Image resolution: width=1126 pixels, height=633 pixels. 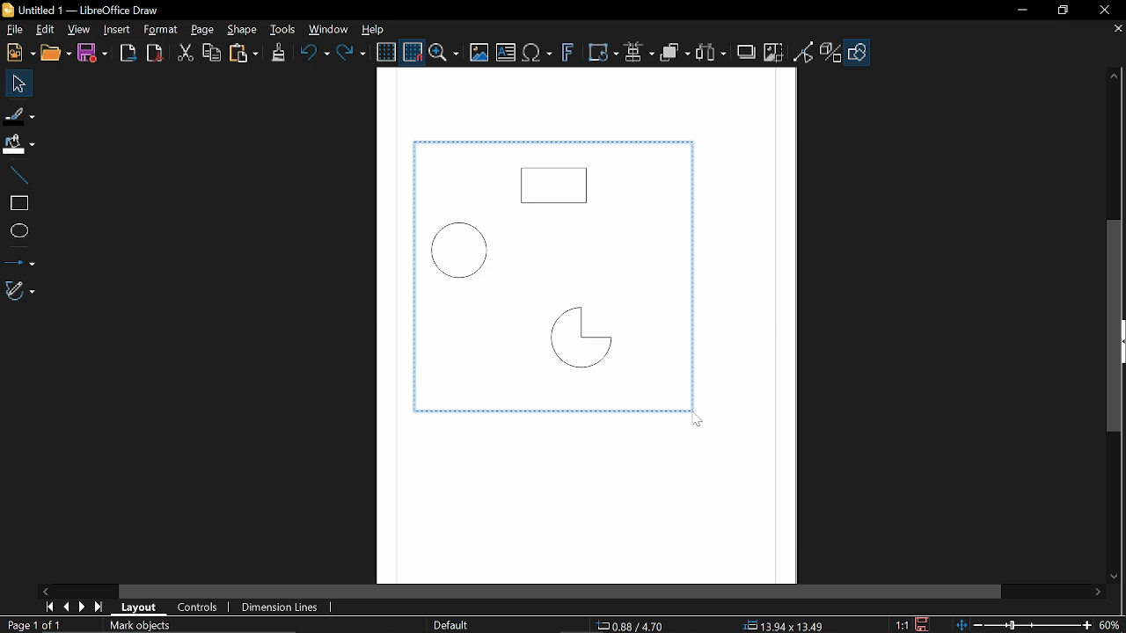 What do you see at coordinates (44, 31) in the screenshot?
I see `Edit` at bounding box center [44, 31].